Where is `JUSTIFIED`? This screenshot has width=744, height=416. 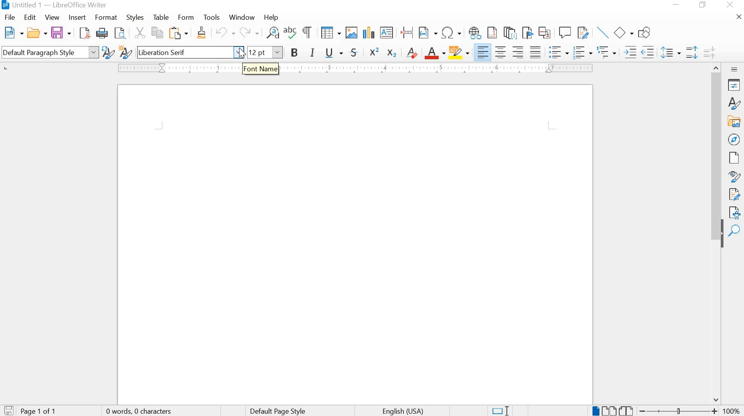
JUSTIFIED is located at coordinates (535, 51).